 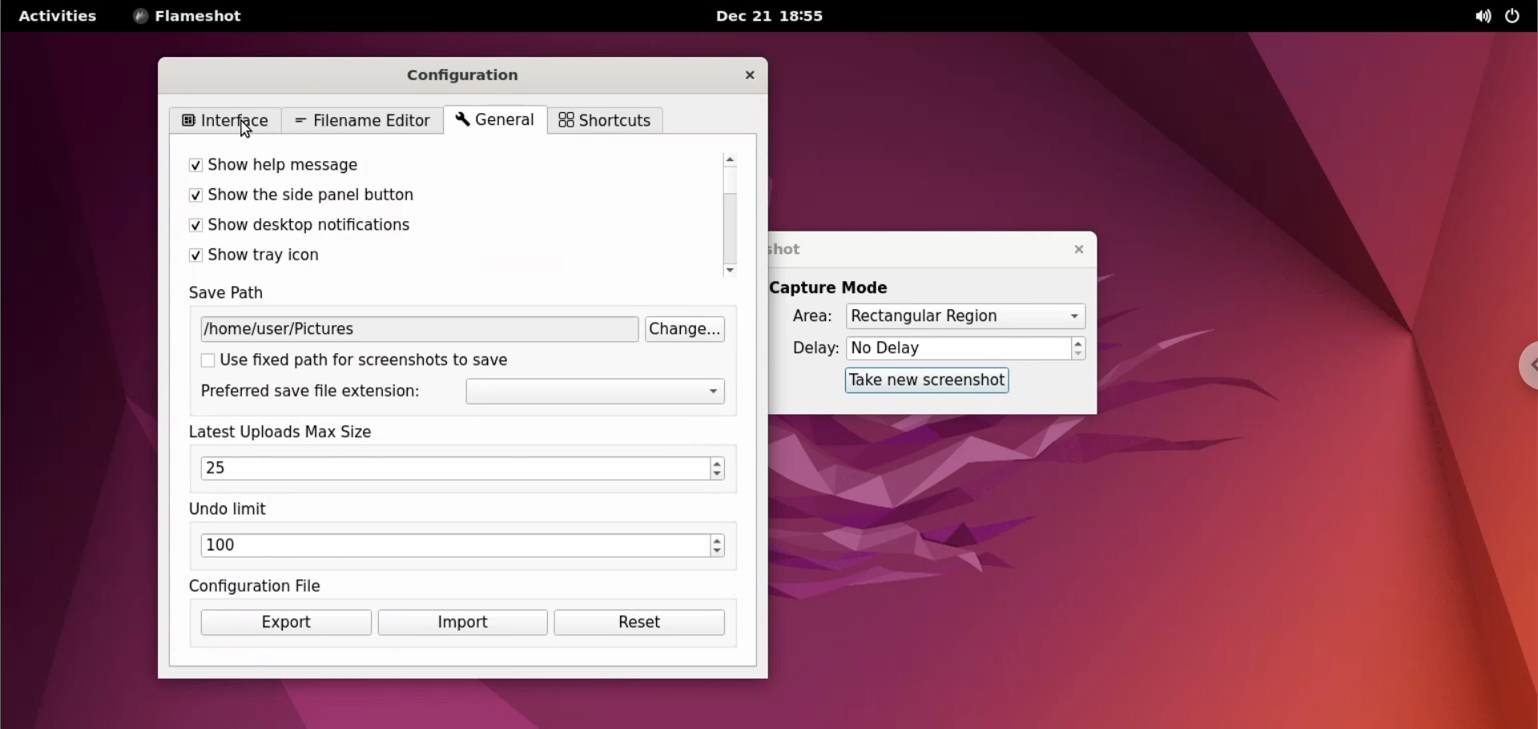 What do you see at coordinates (285, 623) in the screenshot?
I see `exports` at bounding box center [285, 623].